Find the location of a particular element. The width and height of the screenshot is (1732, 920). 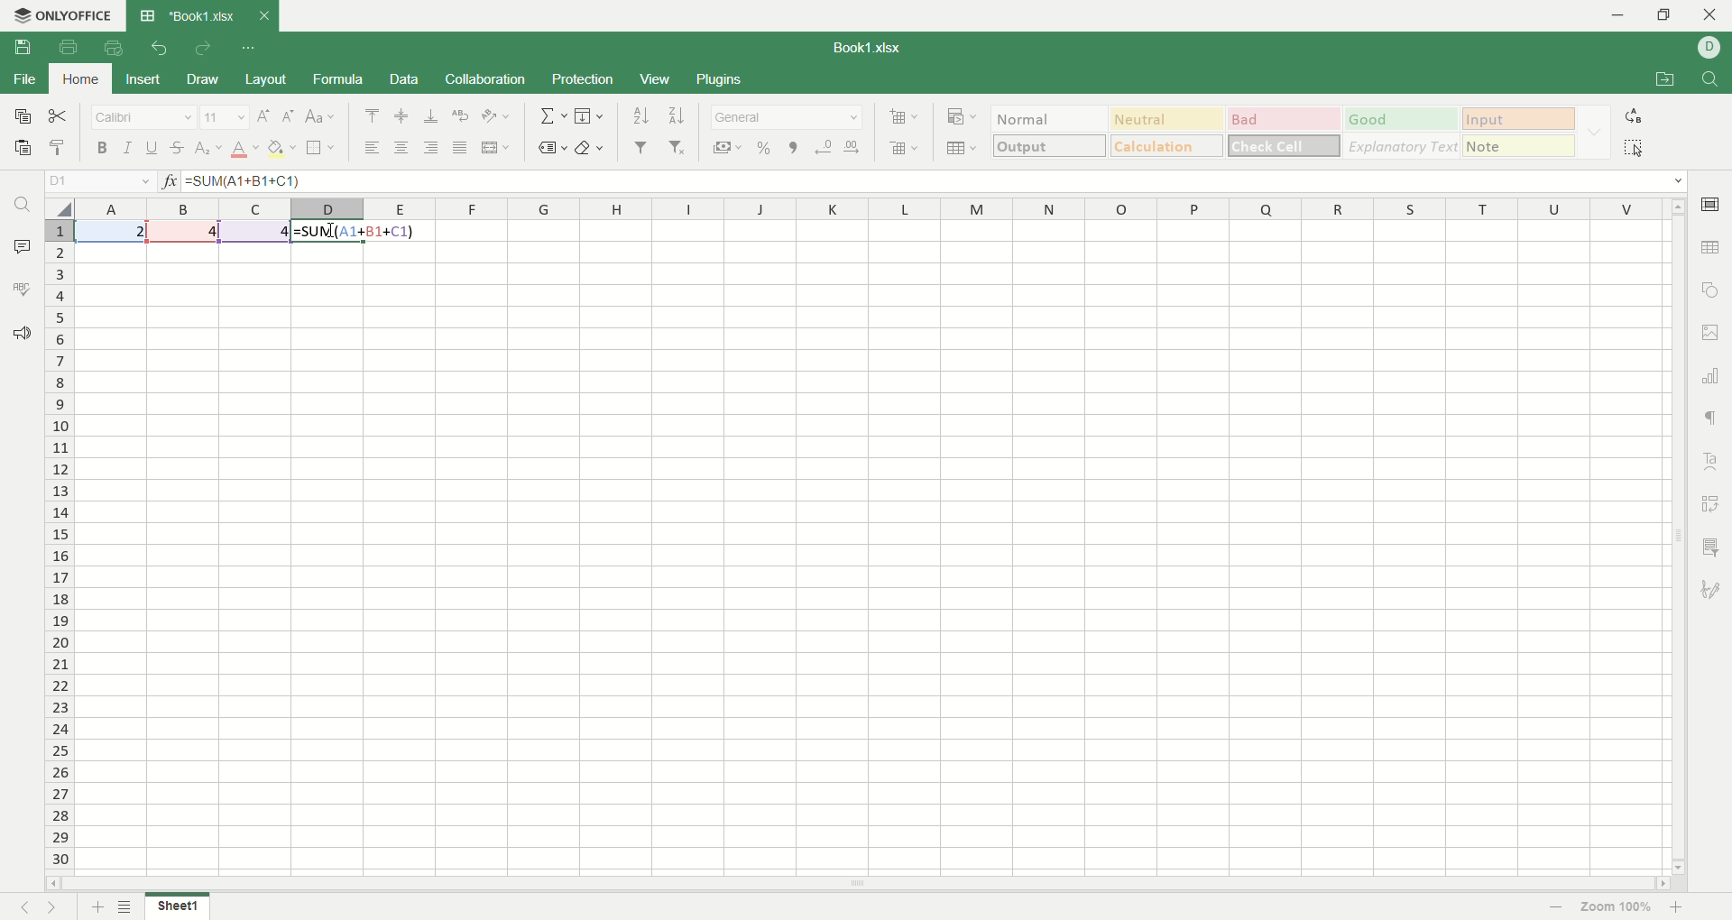

input is located at coordinates (1517, 117).